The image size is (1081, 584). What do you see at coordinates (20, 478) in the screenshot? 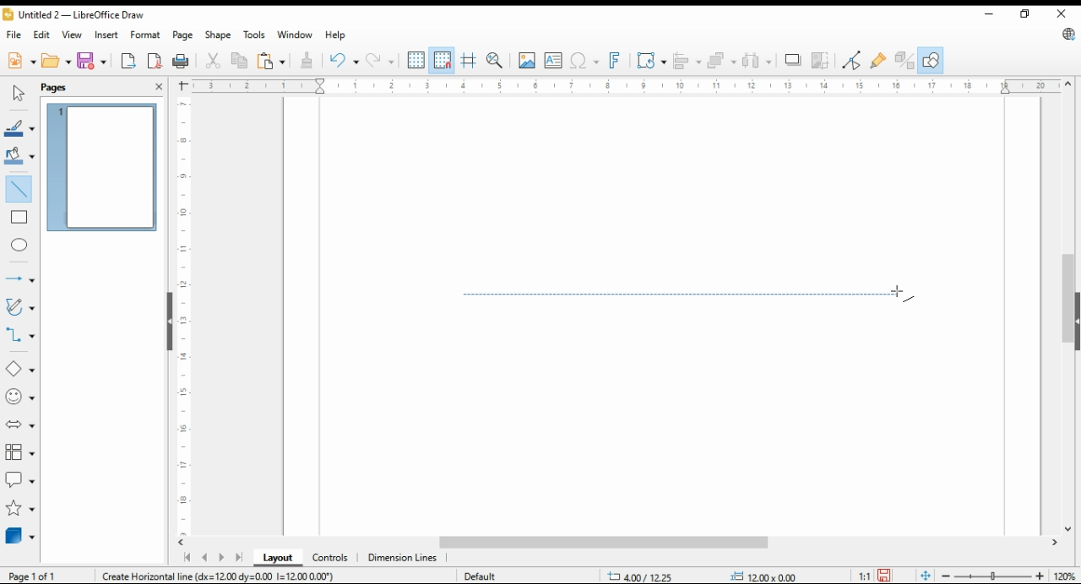
I see `callout shapes` at bounding box center [20, 478].